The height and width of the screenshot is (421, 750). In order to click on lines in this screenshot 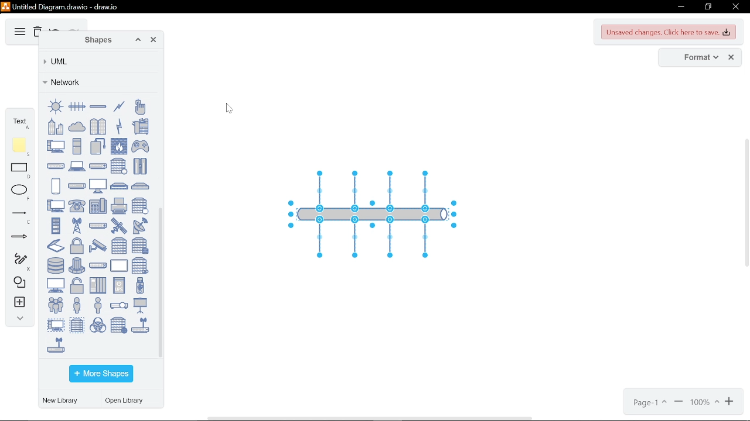, I will do `click(19, 217)`.